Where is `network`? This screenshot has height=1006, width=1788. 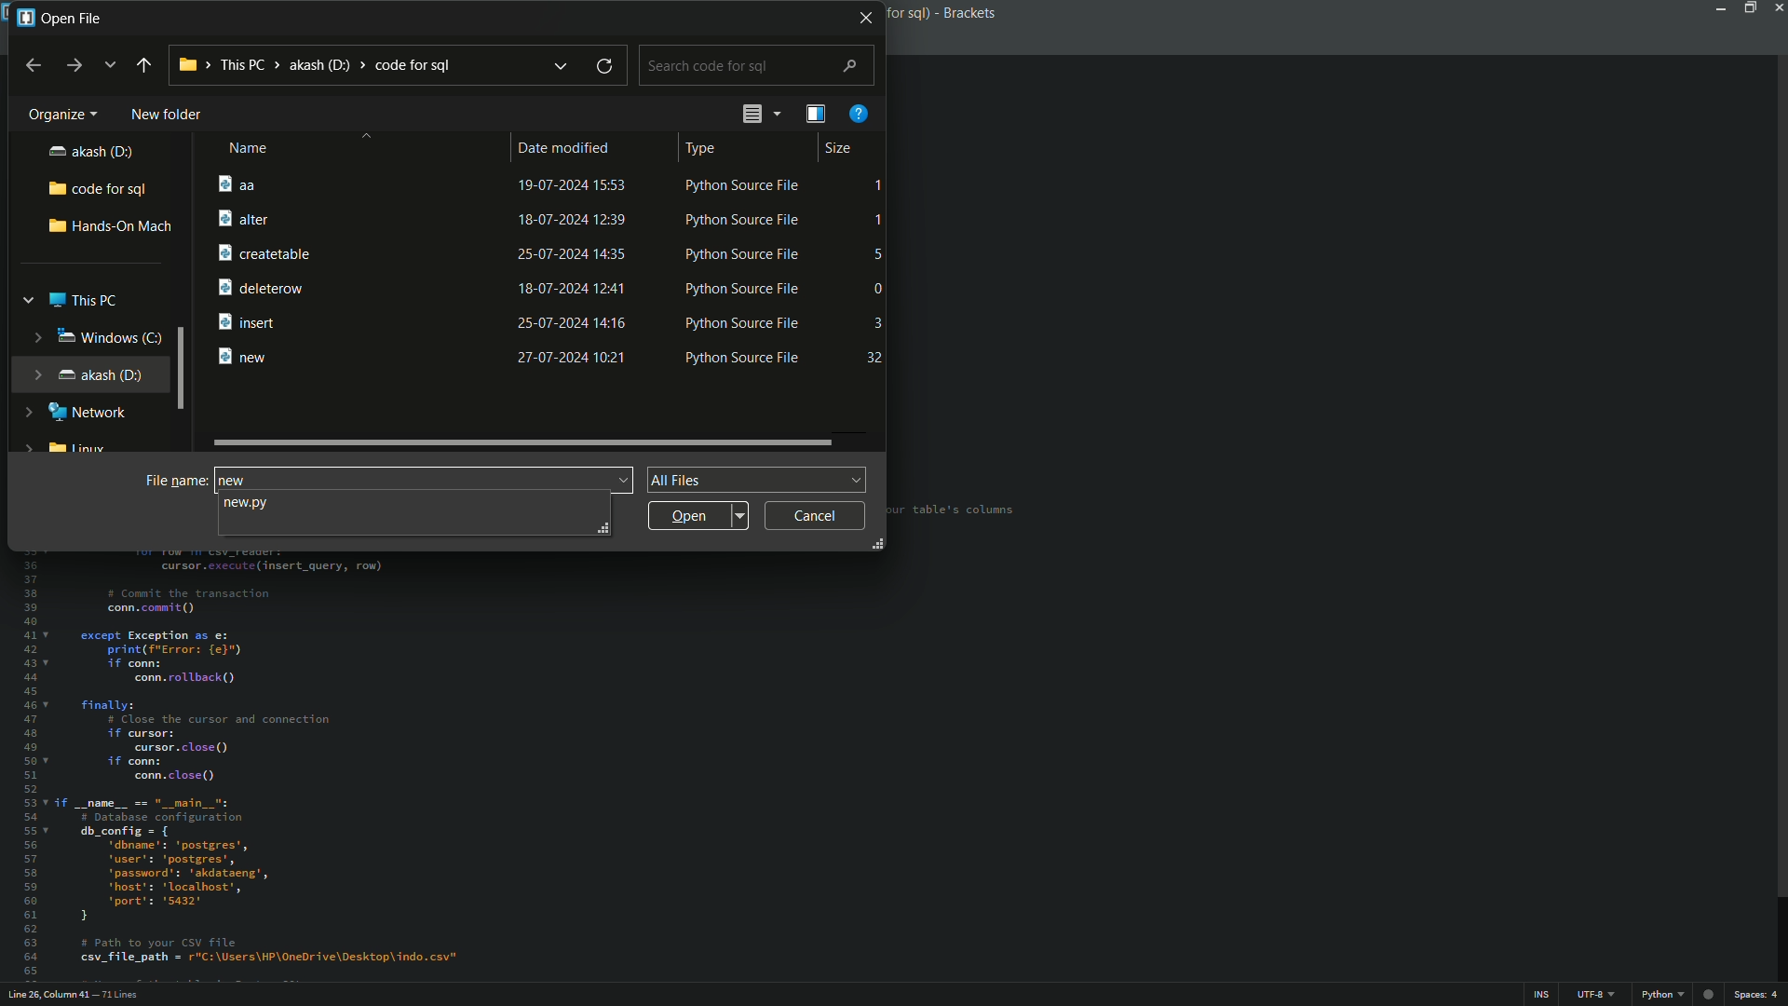
network is located at coordinates (76, 413).